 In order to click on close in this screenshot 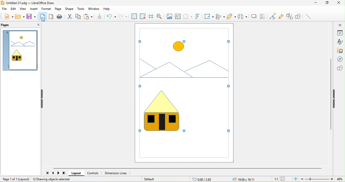, I will do `click(339, 3)`.